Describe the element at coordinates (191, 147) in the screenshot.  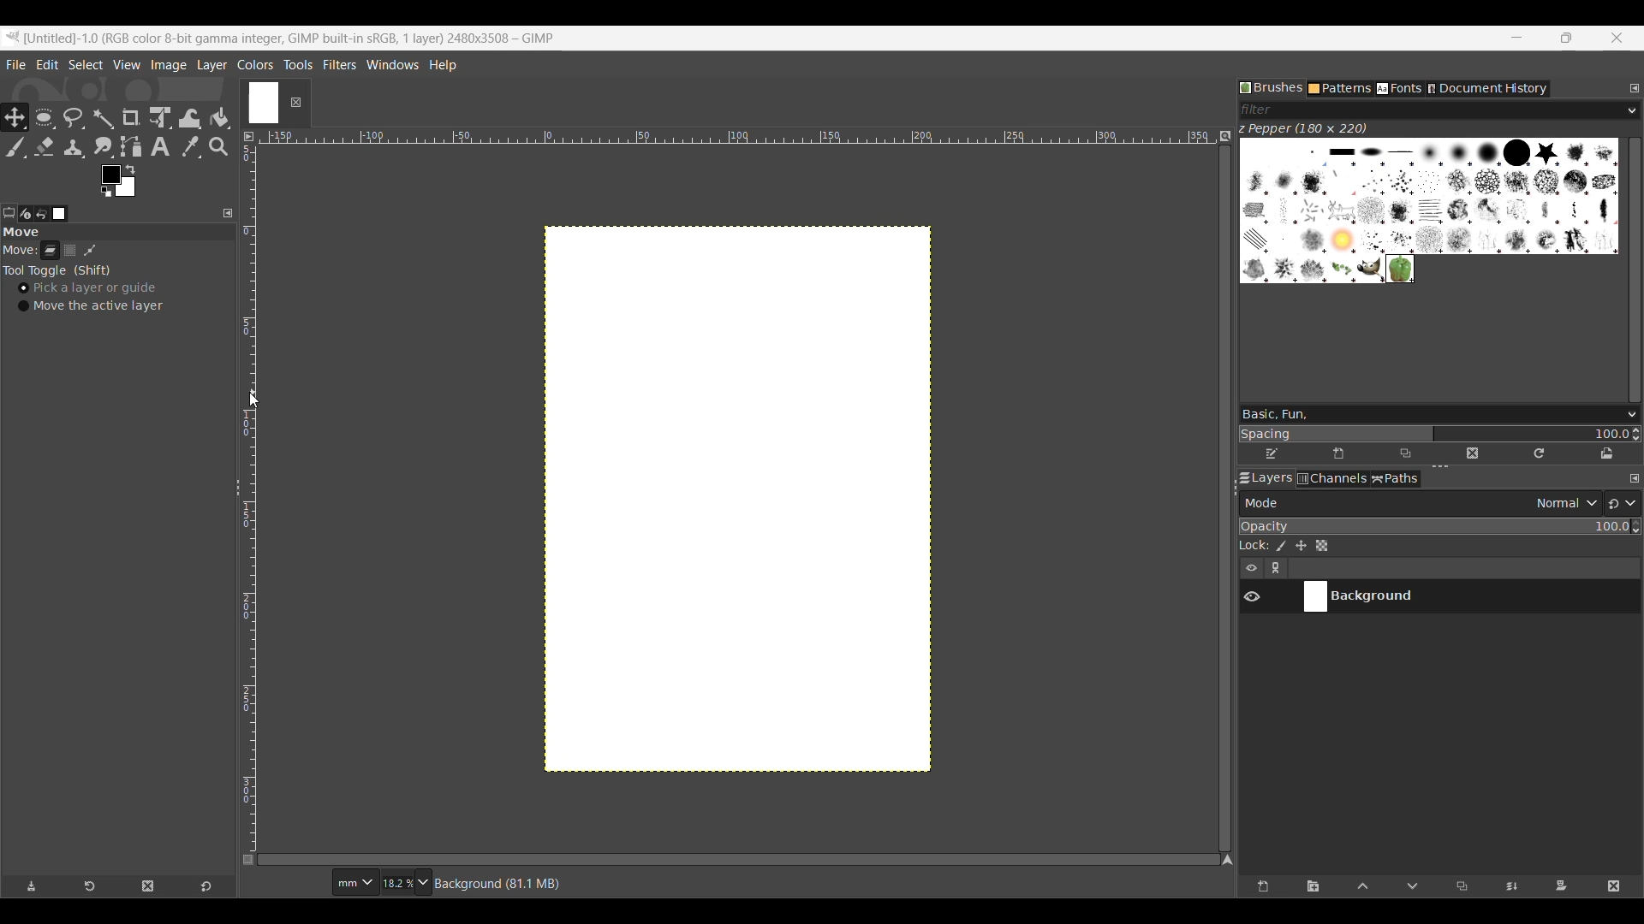
I see `Color picker tool` at that location.